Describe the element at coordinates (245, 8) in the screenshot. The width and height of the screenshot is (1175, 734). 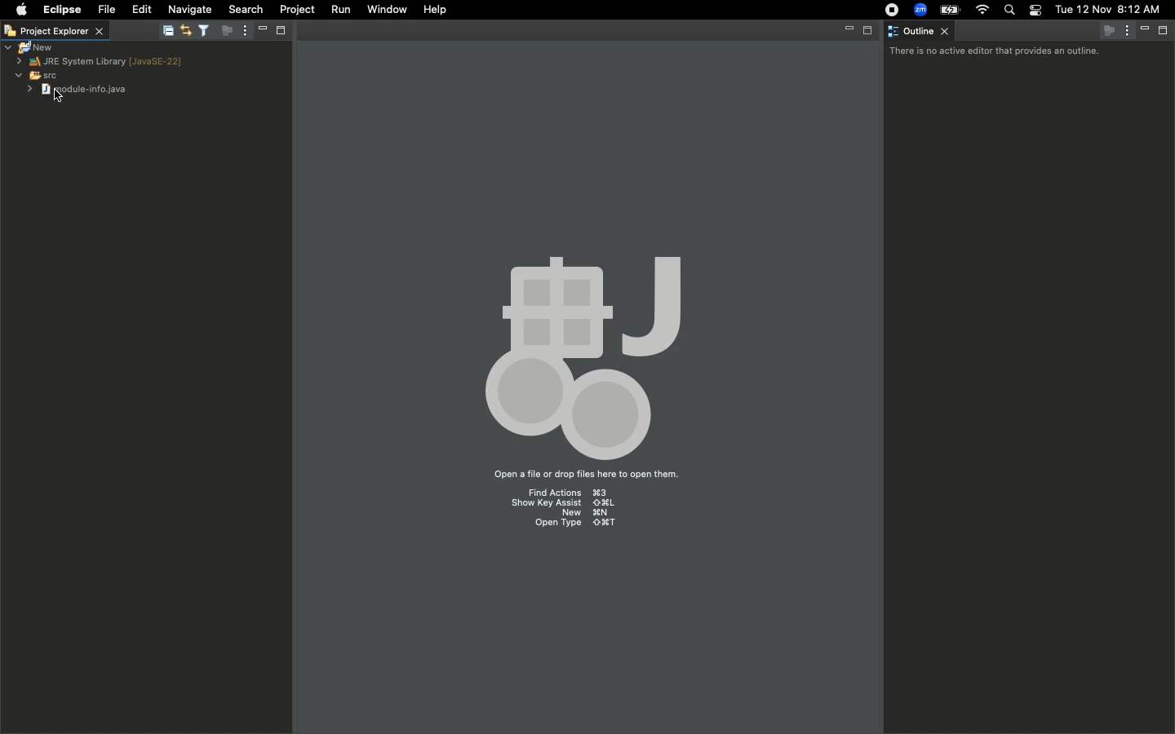
I see `Search` at that location.